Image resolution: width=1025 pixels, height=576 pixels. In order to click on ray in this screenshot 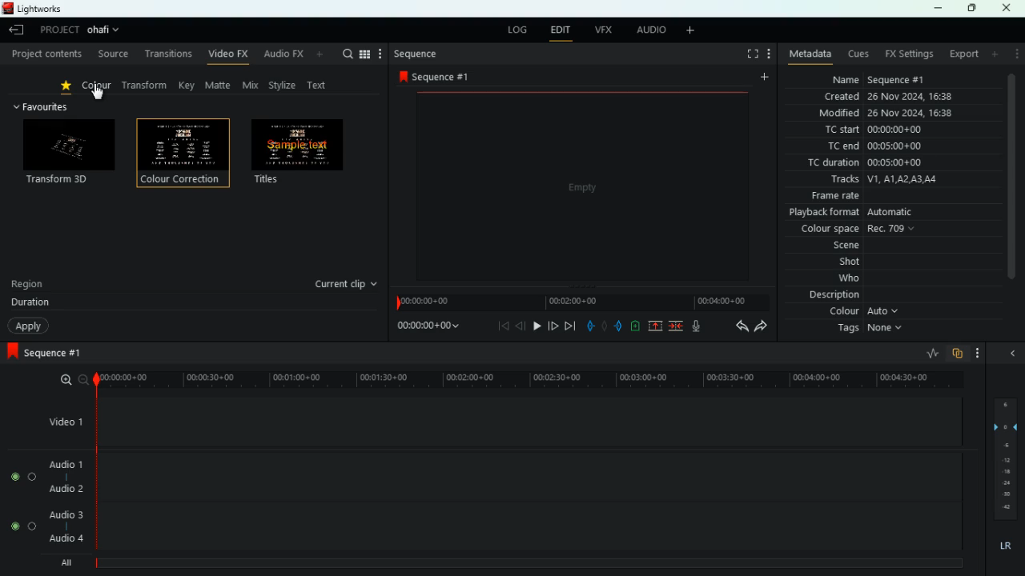, I will do `click(931, 353)`.